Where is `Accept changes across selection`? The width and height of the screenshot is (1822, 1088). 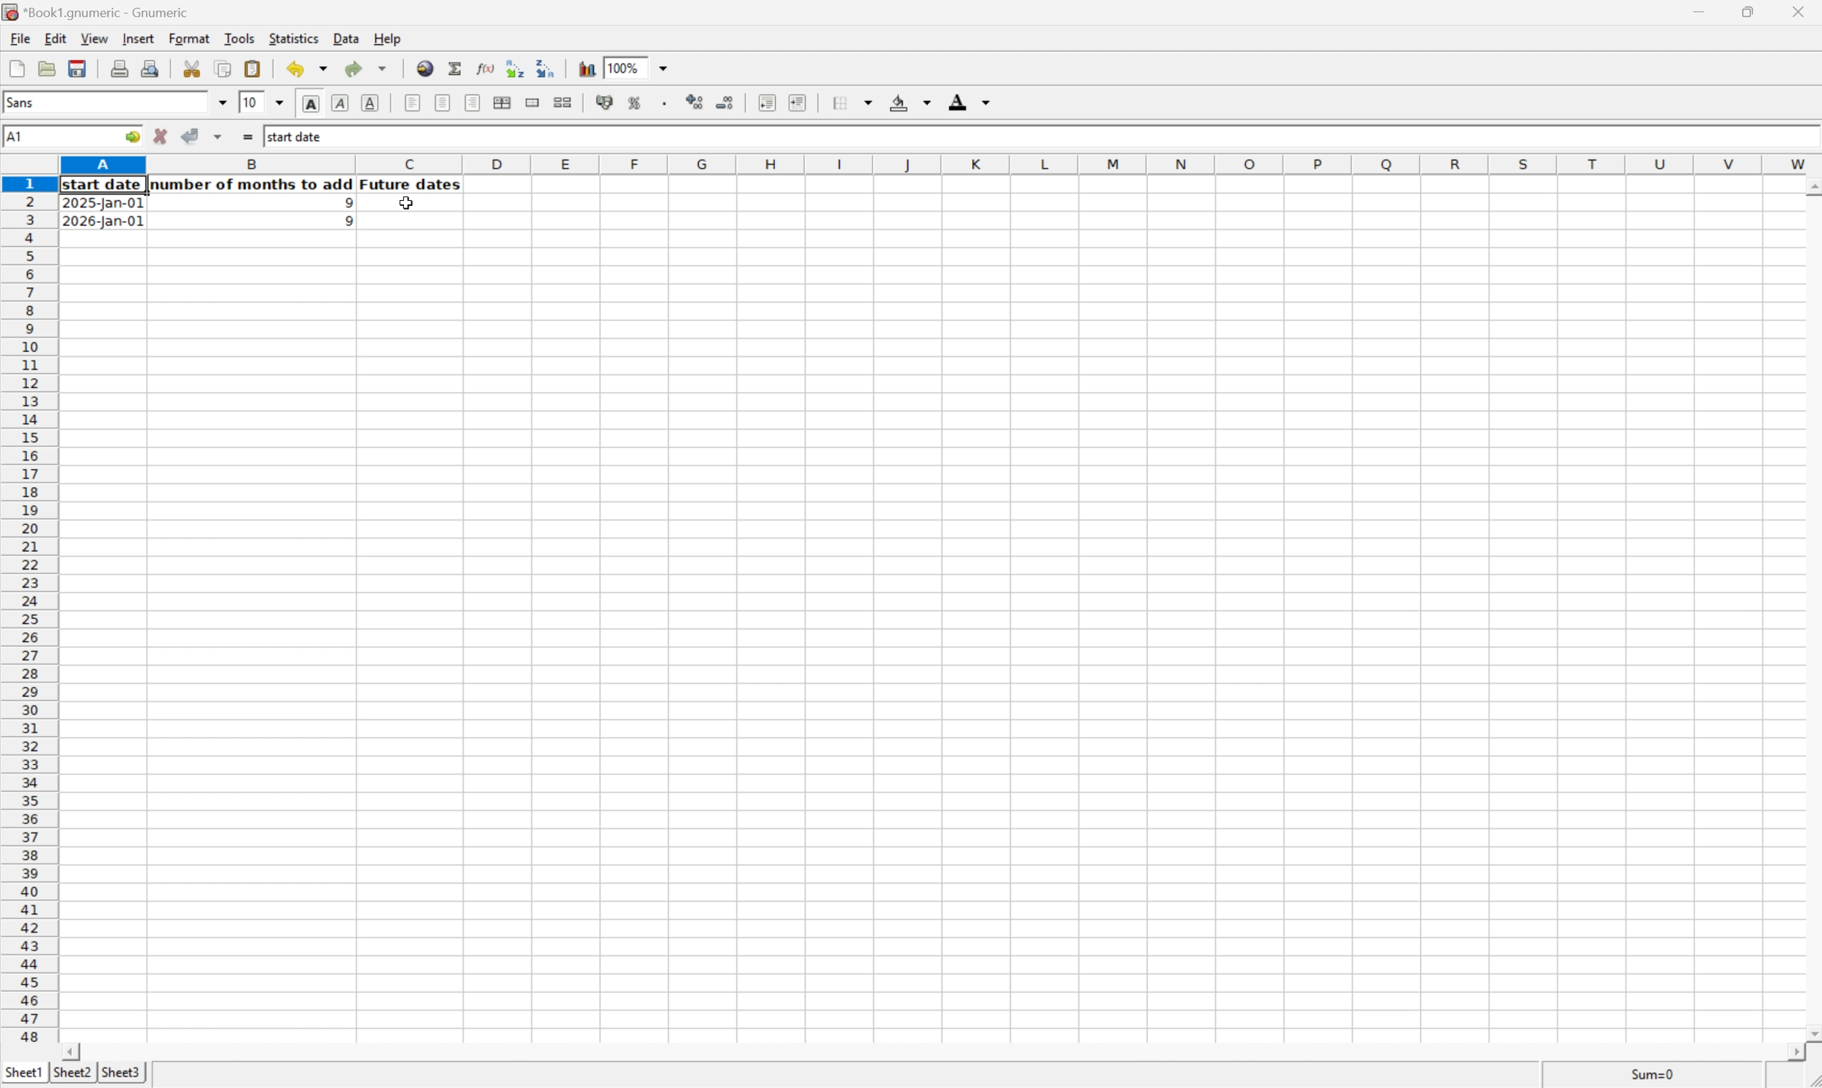 Accept changes across selection is located at coordinates (222, 135).